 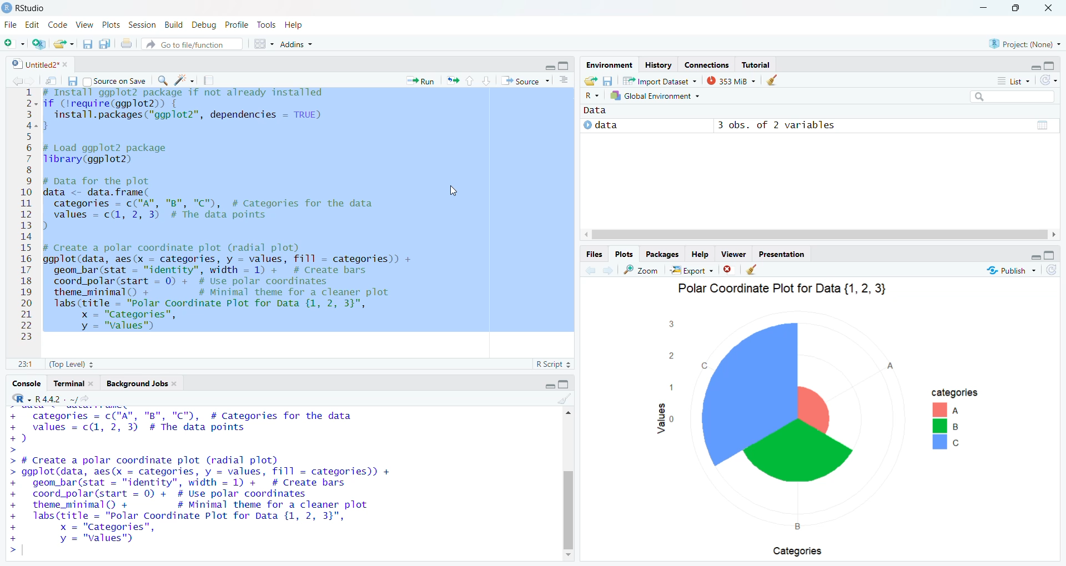 What do you see at coordinates (592, 254) in the screenshot?
I see `Files` at bounding box center [592, 254].